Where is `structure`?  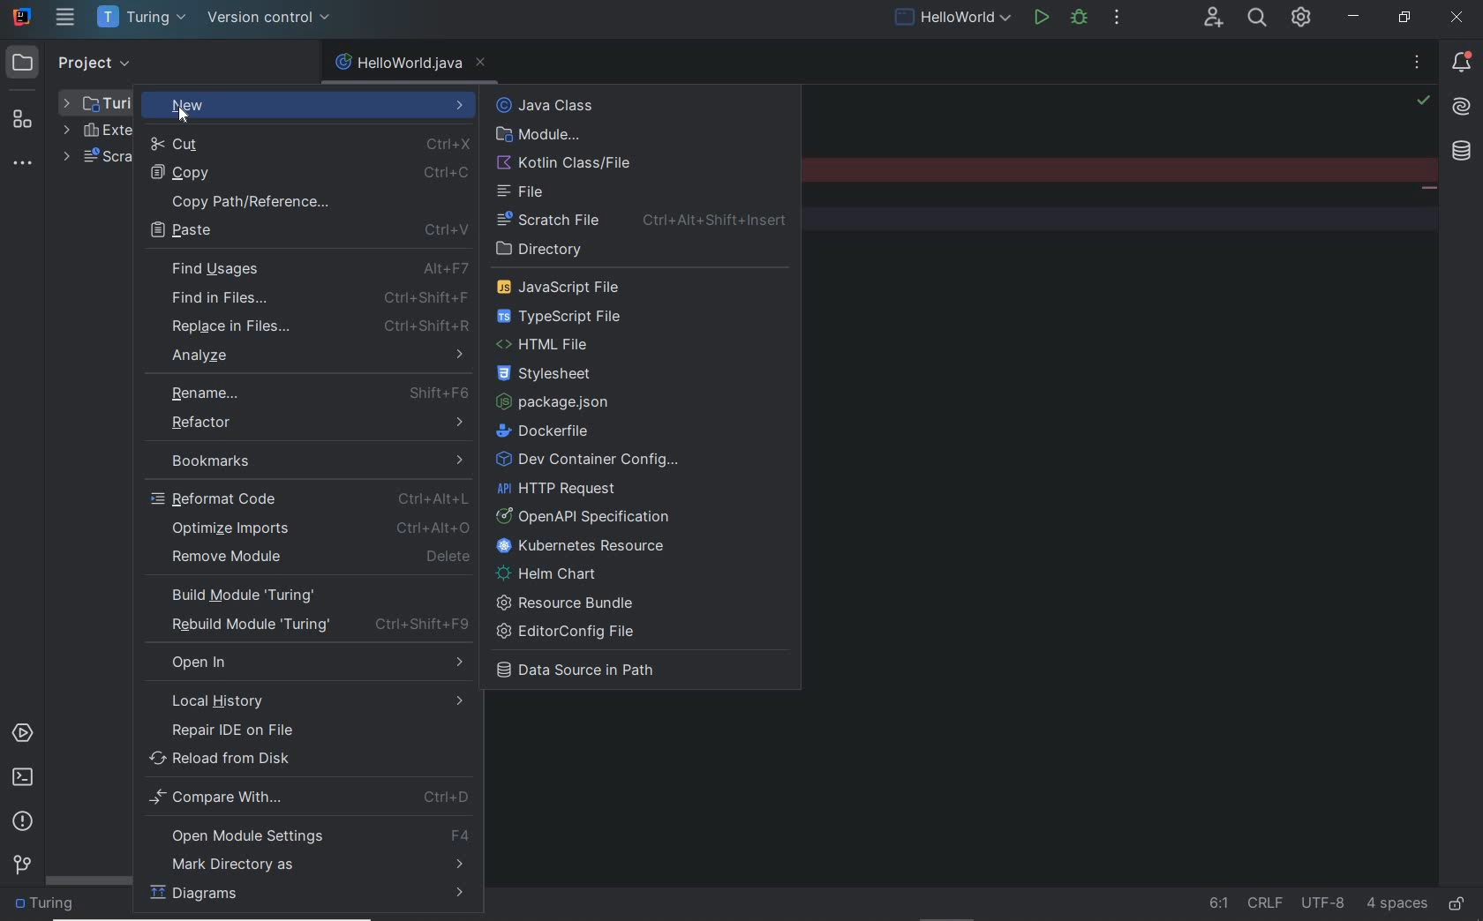 structure is located at coordinates (25, 113).